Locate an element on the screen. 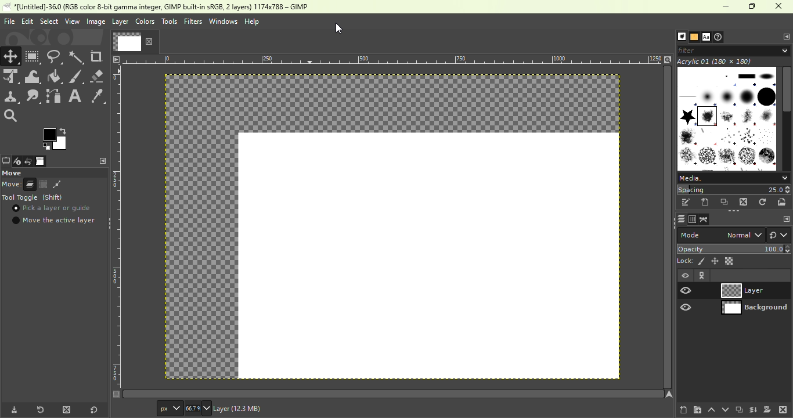  Lock alpha channel is located at coordinates (730, 261).